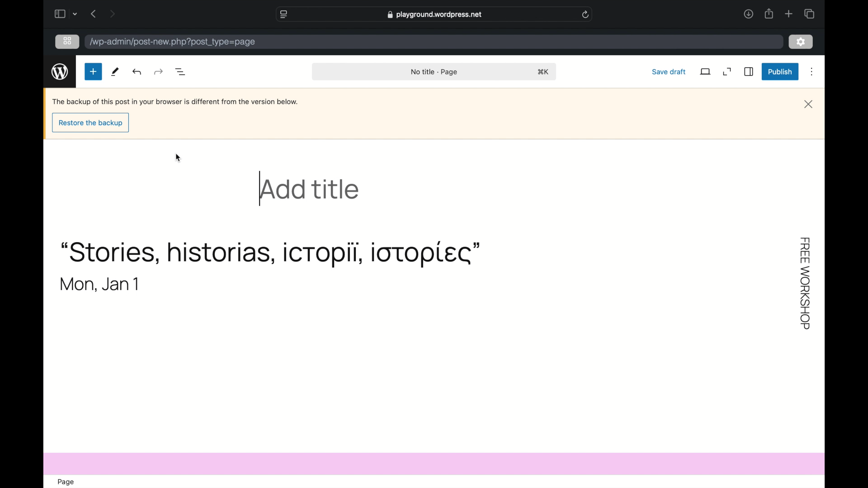  I want to click on shortcut, so click(545, 71).